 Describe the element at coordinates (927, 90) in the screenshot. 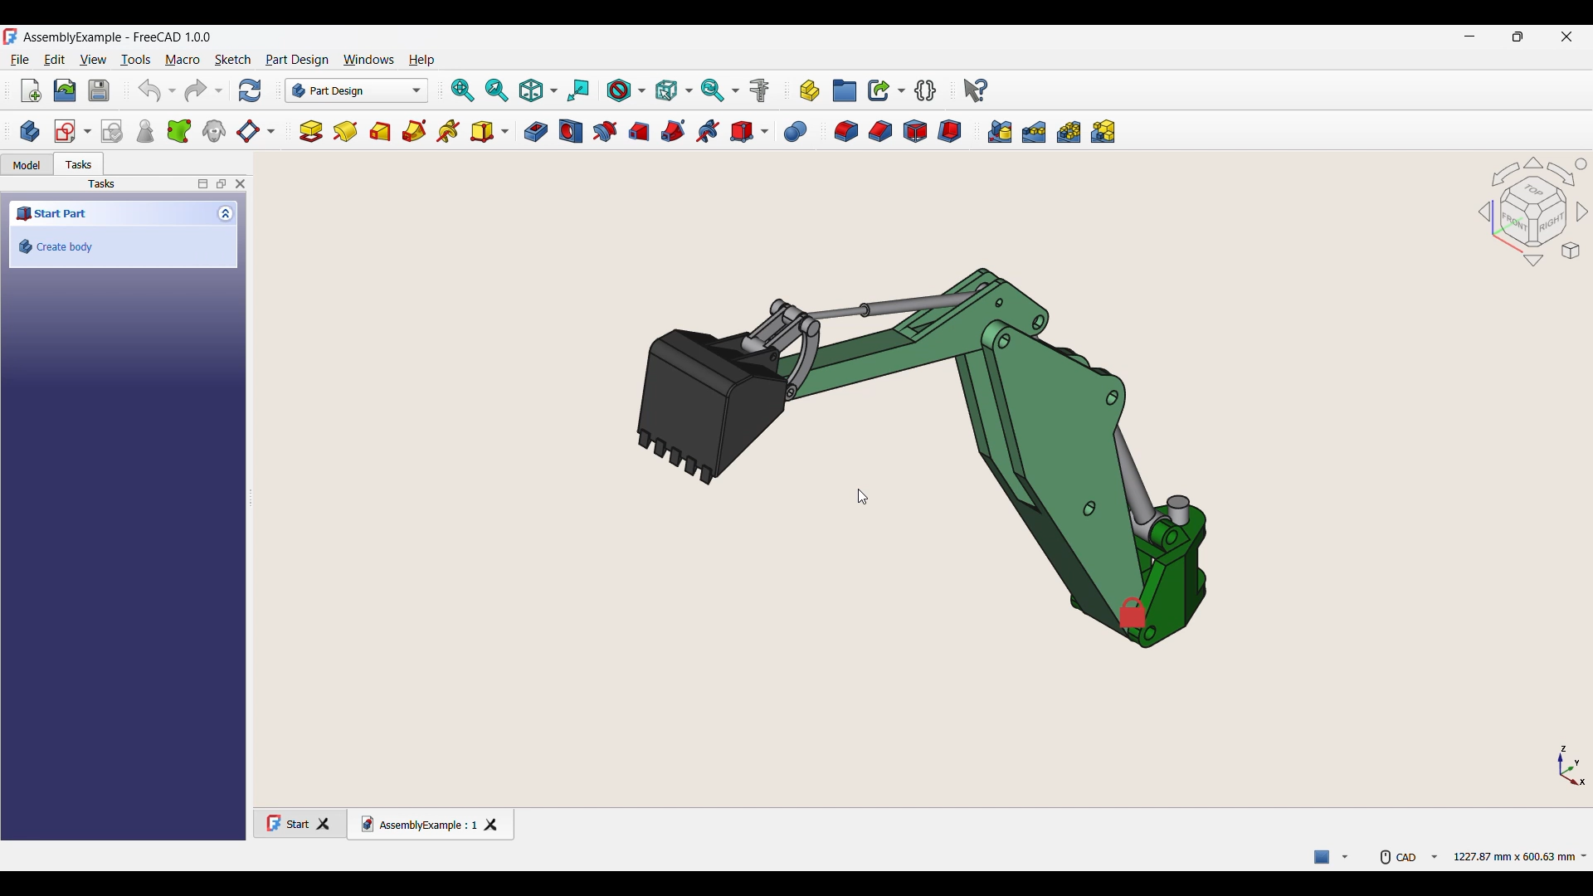

I see `Create a variable set` at that location.